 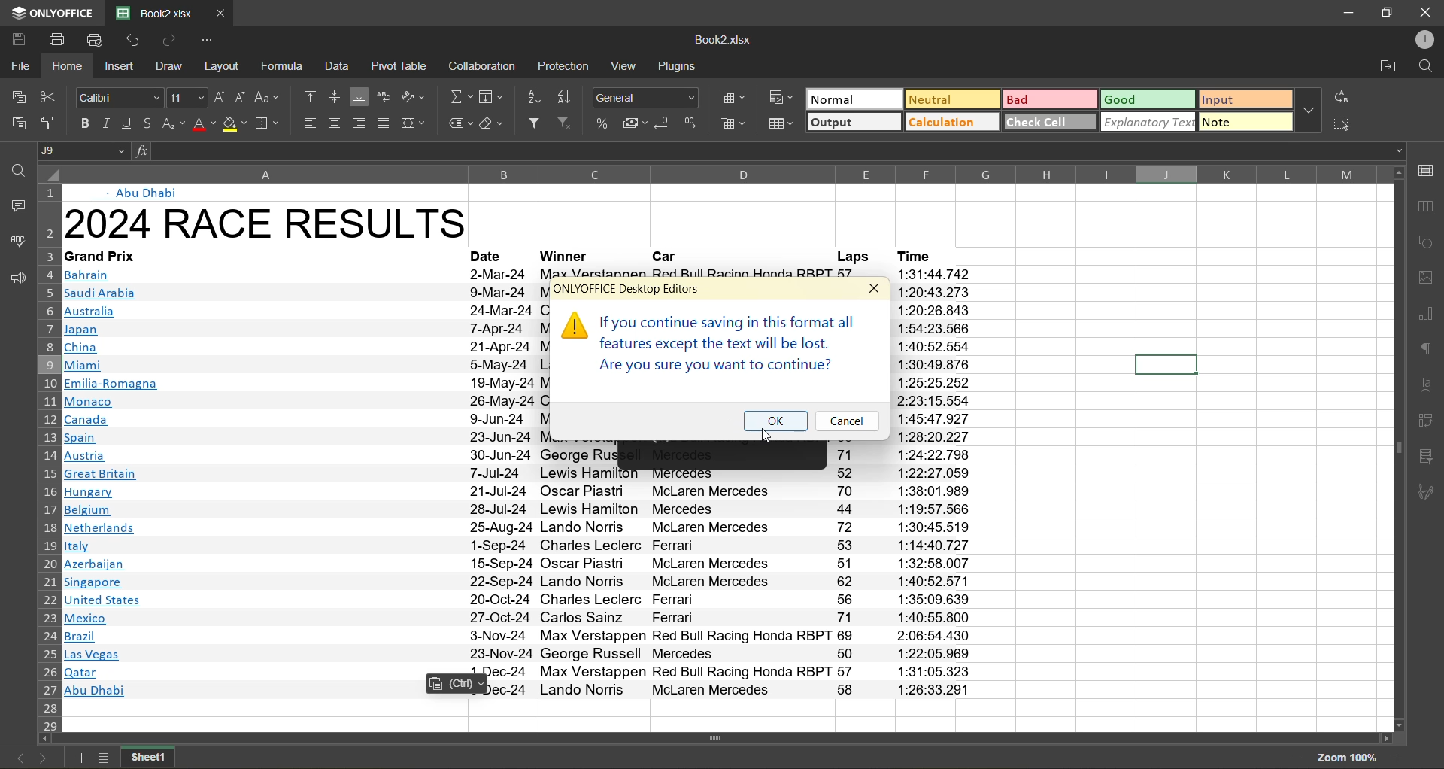 I want to click on font style, so click(x=122, y=93).